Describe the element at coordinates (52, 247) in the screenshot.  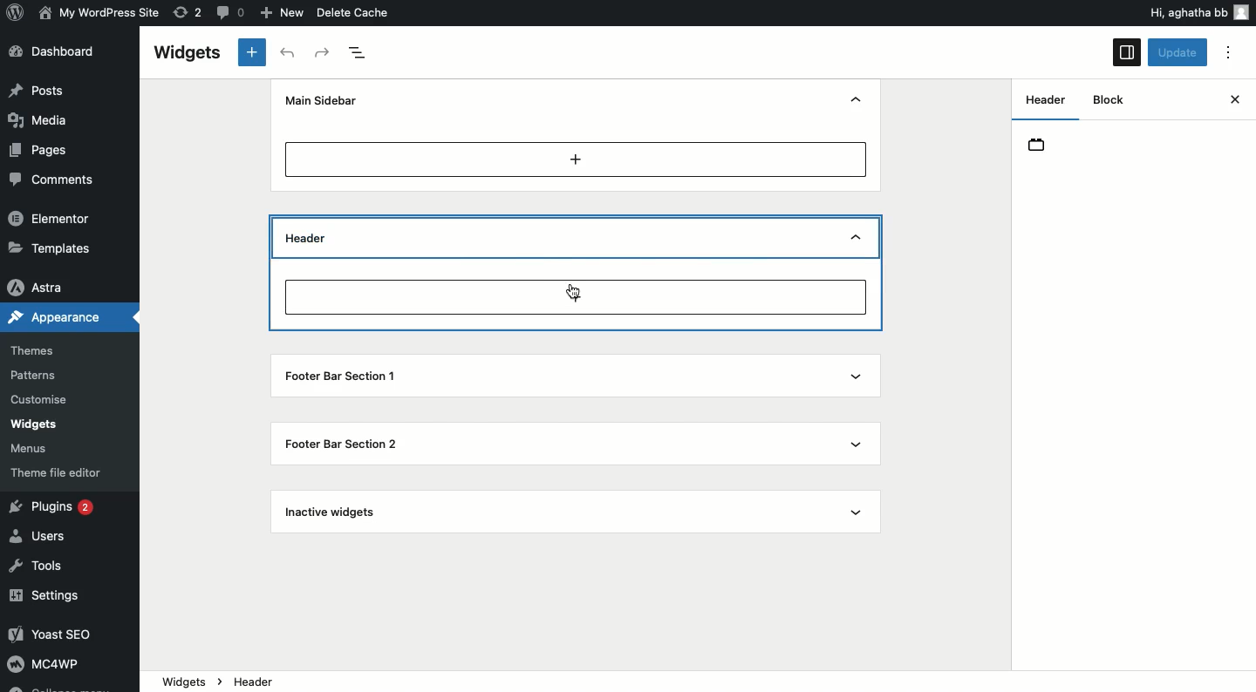
I see `Templates` at that location.